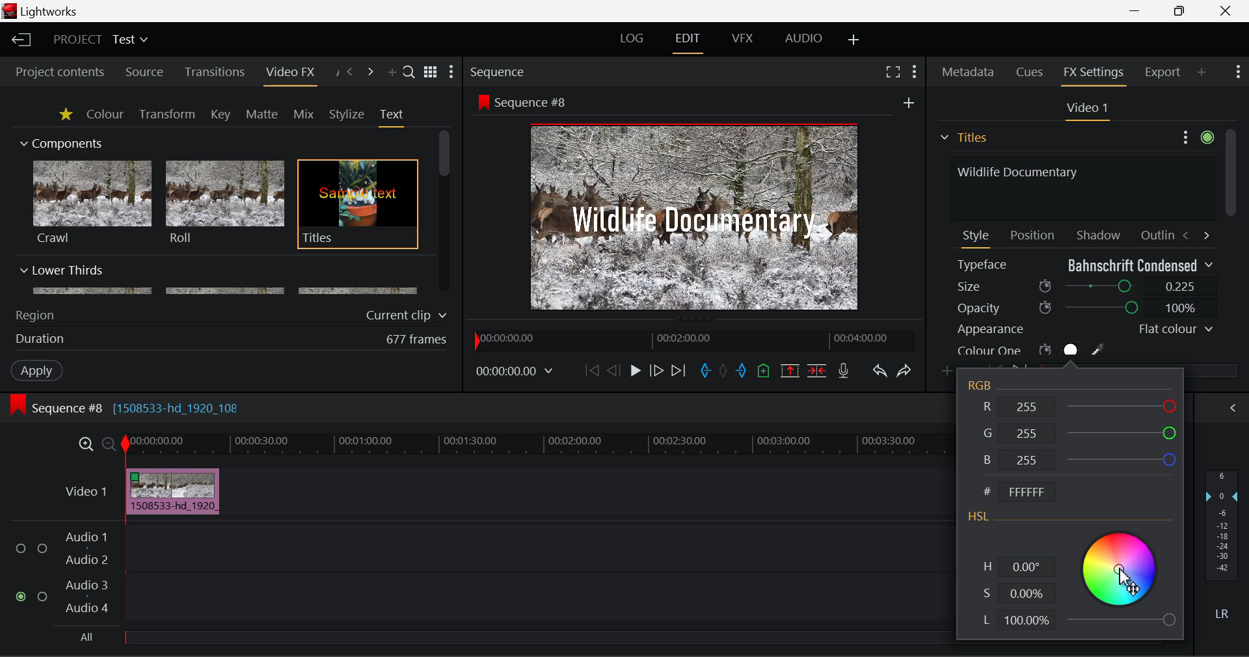  I want to click on Audio 4, so click(87, 607).